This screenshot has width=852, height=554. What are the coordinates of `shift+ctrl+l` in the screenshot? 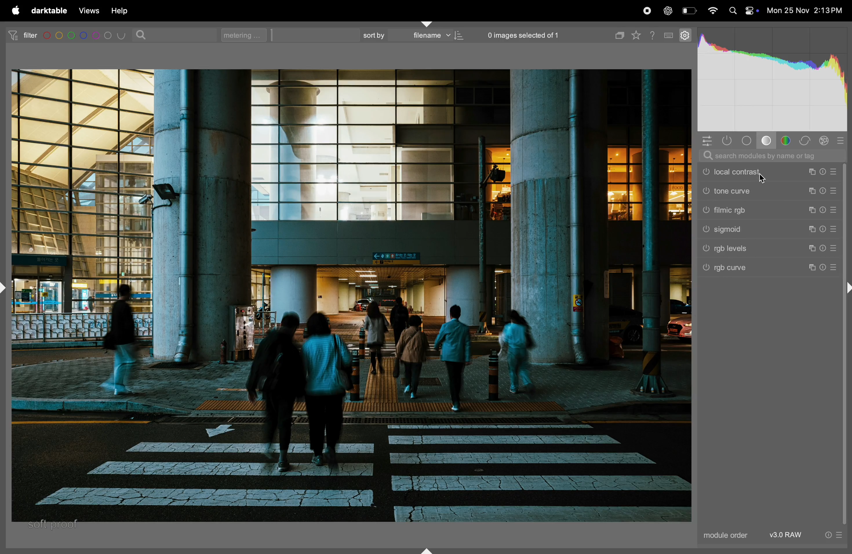 It's located at (5, 286).